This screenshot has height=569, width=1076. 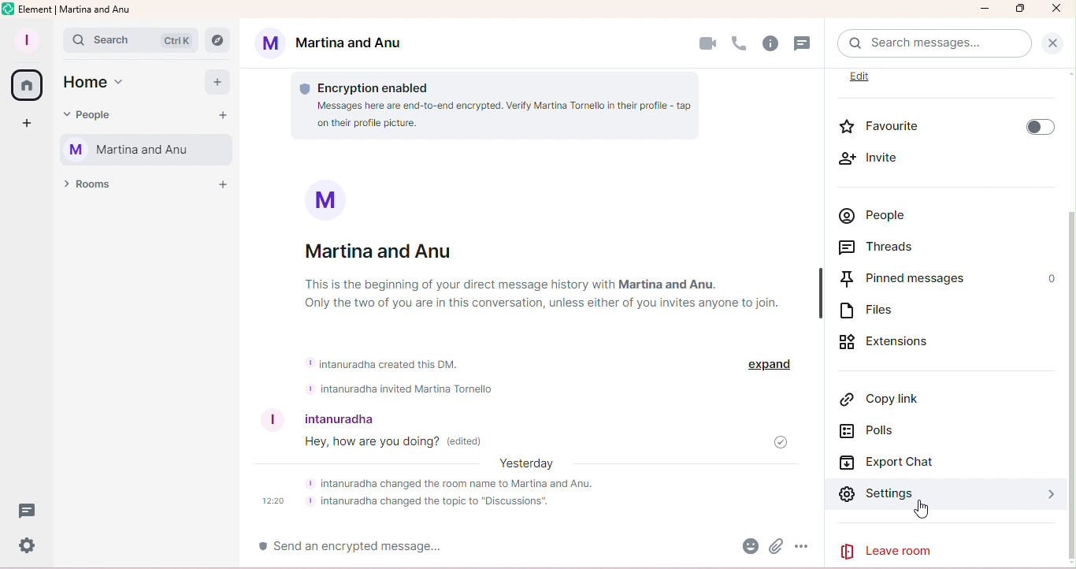 What do you see at coordinates (922, 511) in the screenshot?
I see `Cursor` at bounding box center [922, 511].